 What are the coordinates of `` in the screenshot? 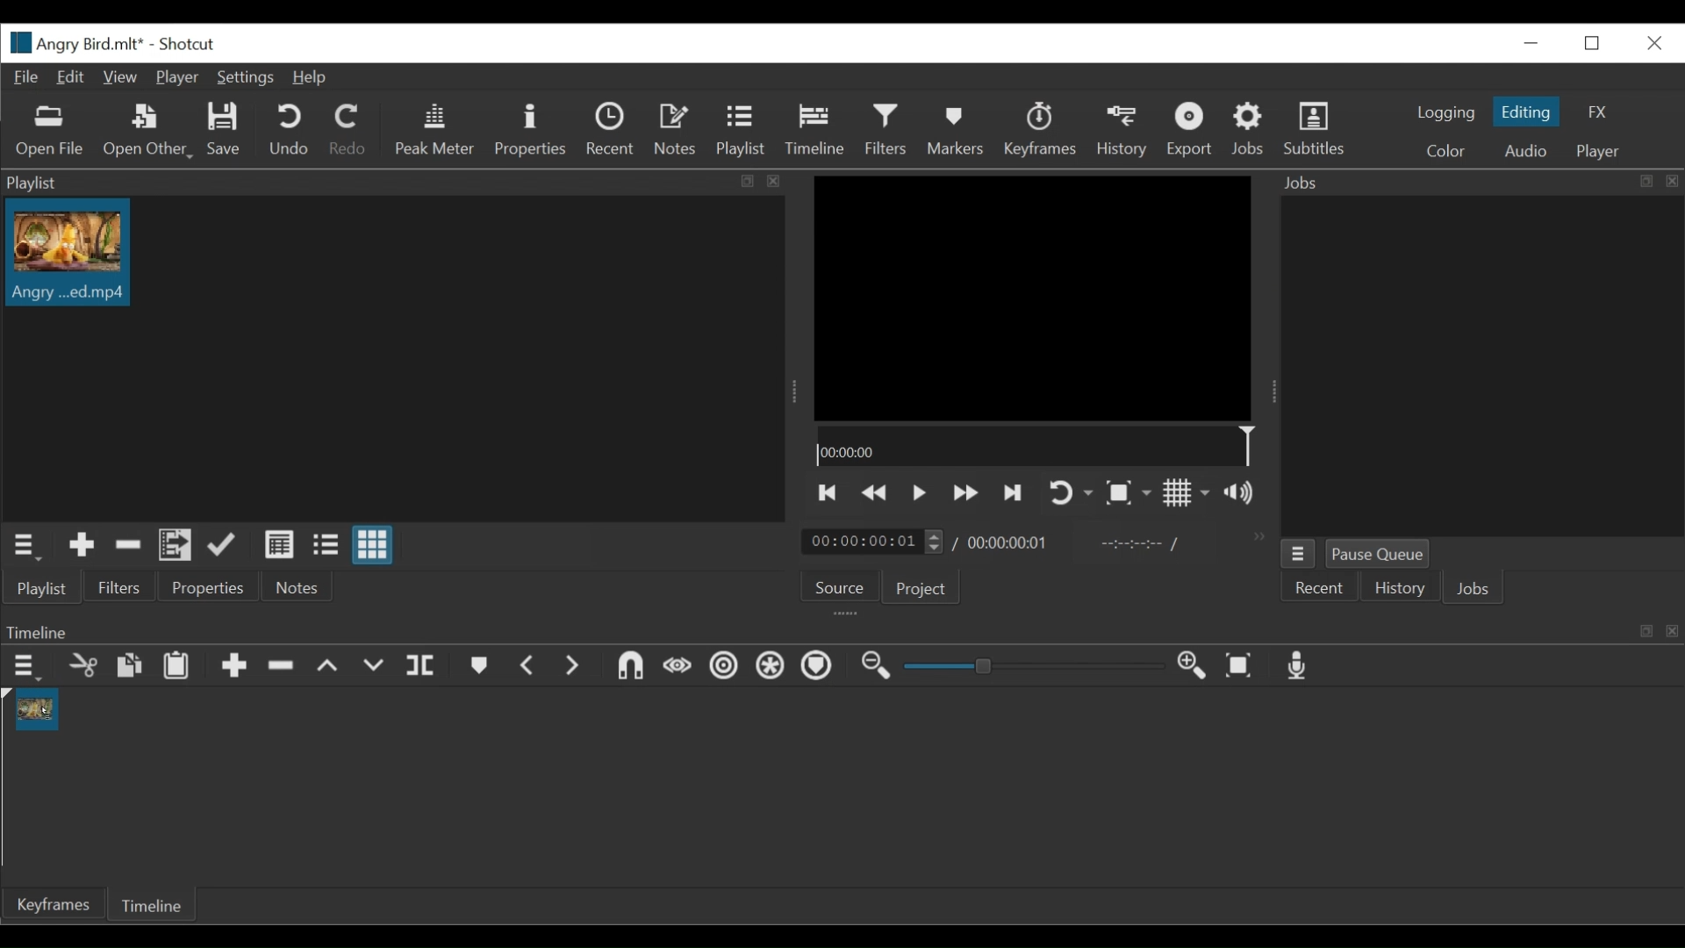 It's located at (118, 79).